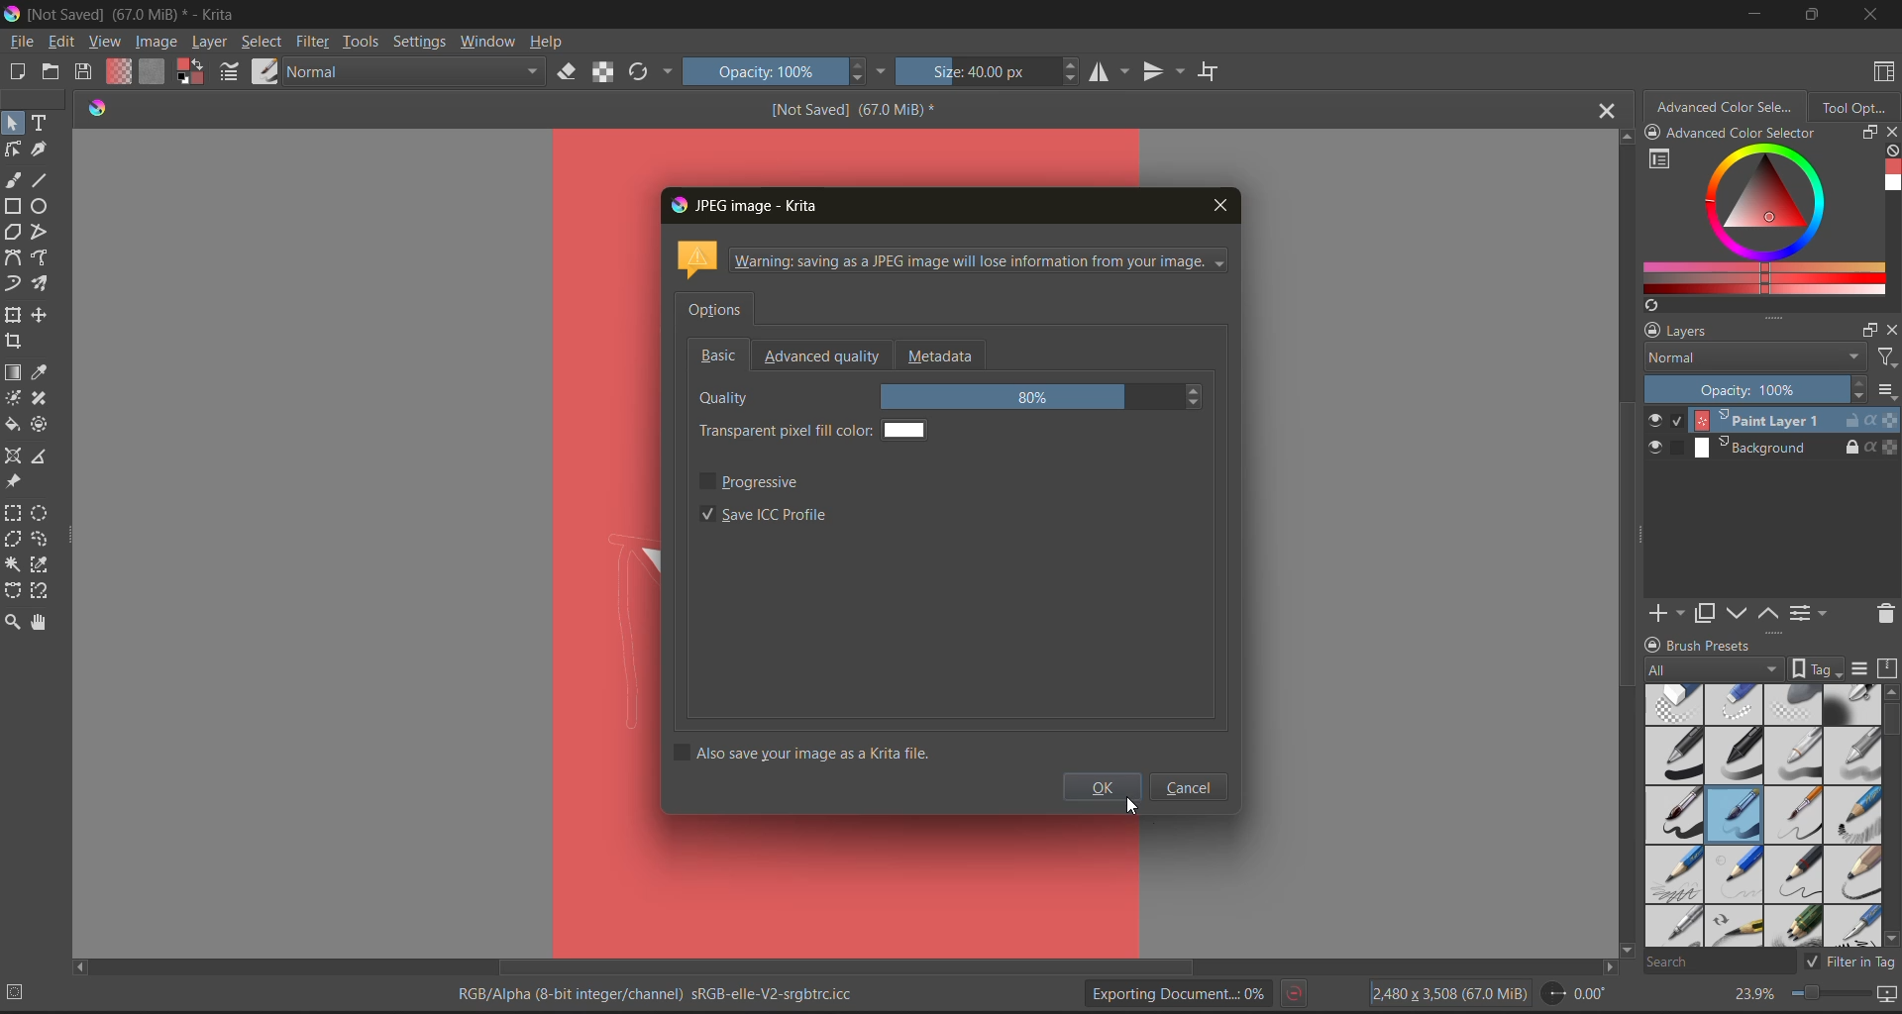 The image size is (1902, 1014). Describe the element at coordinates (1856, 111) in the screenshot. I see `tool options` at that location.